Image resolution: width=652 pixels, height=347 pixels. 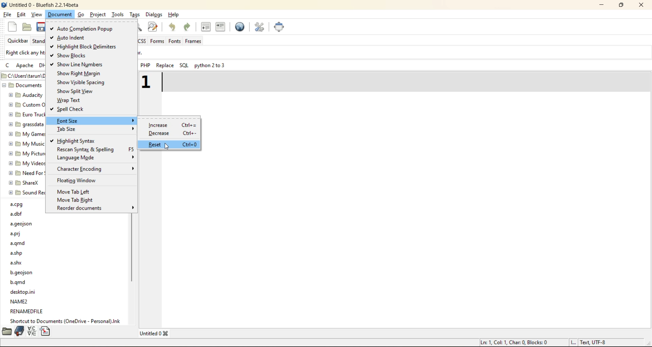 I want to click on sql, so click(x=185, y=65).